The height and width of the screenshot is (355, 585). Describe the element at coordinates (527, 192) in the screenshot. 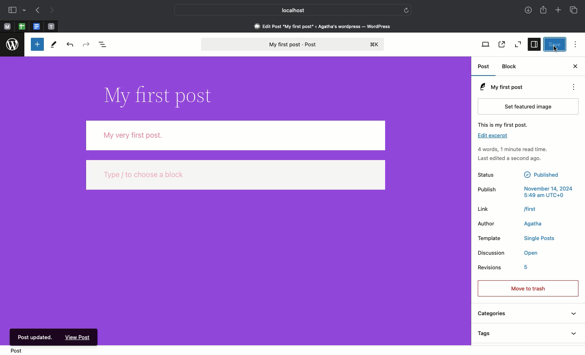

I see `Publish` at that location.